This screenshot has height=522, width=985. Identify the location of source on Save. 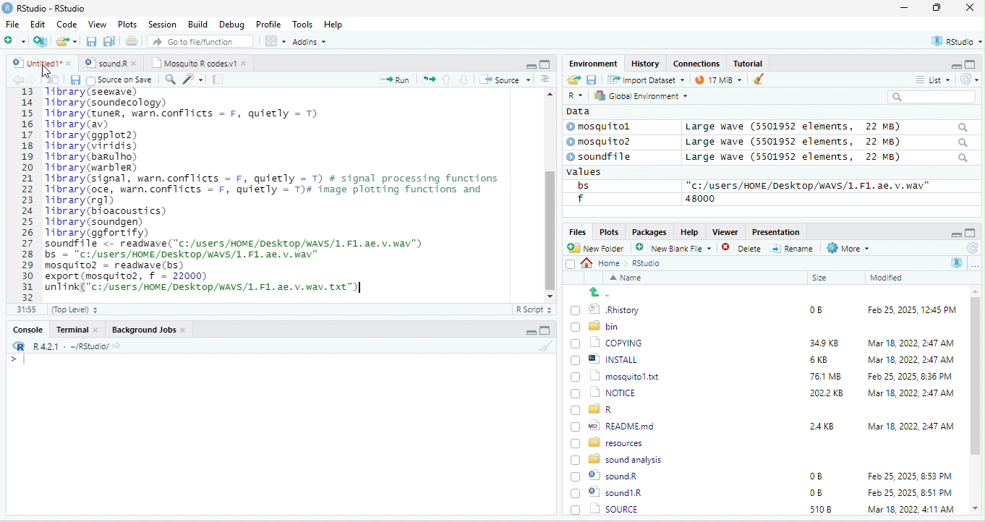
(121, 81).